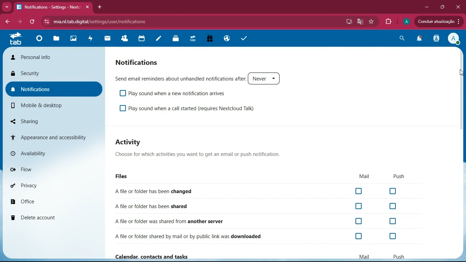 The height and width of the screenshot is (262, 466). What do you see at coordinates (197, 235) in the screenshot?
I see `A file or folder shared by mail or by public link was downloaded` at bounding box center [197, 235].